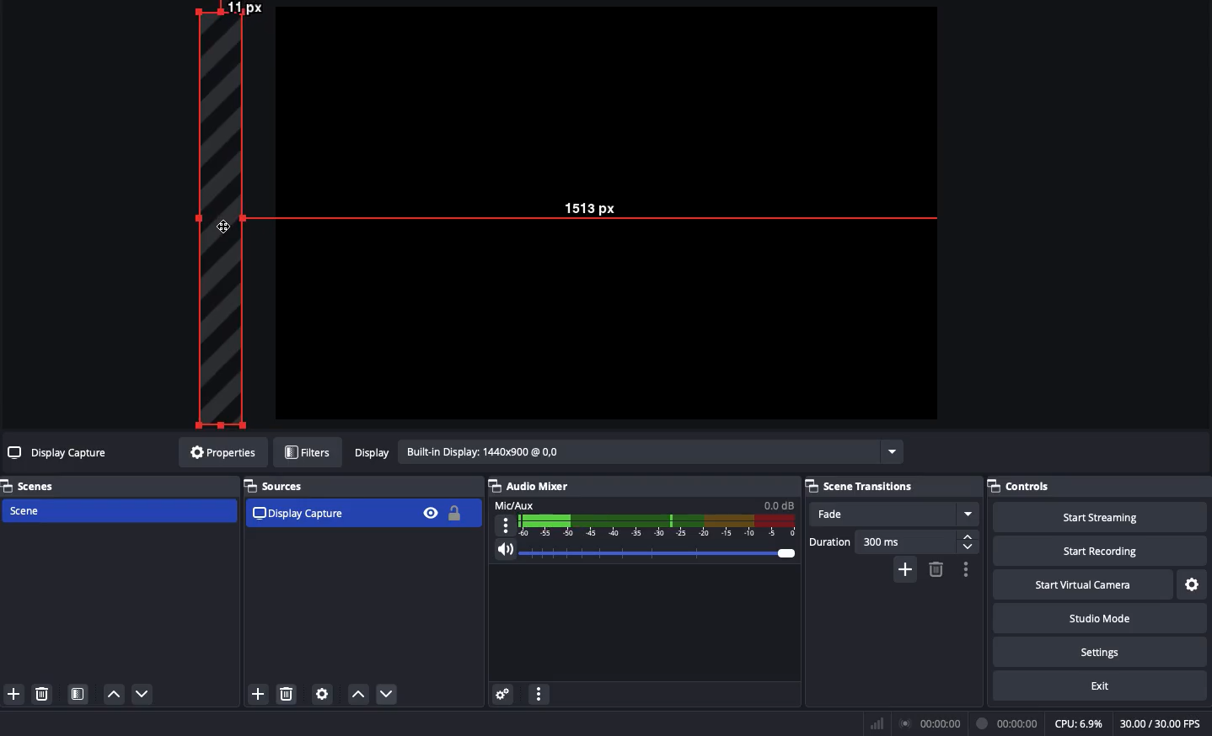  What do you see at coordinates (502, 696) in the screenshot?
I see `Advanced audio properties` at bounding box center [502, 696].